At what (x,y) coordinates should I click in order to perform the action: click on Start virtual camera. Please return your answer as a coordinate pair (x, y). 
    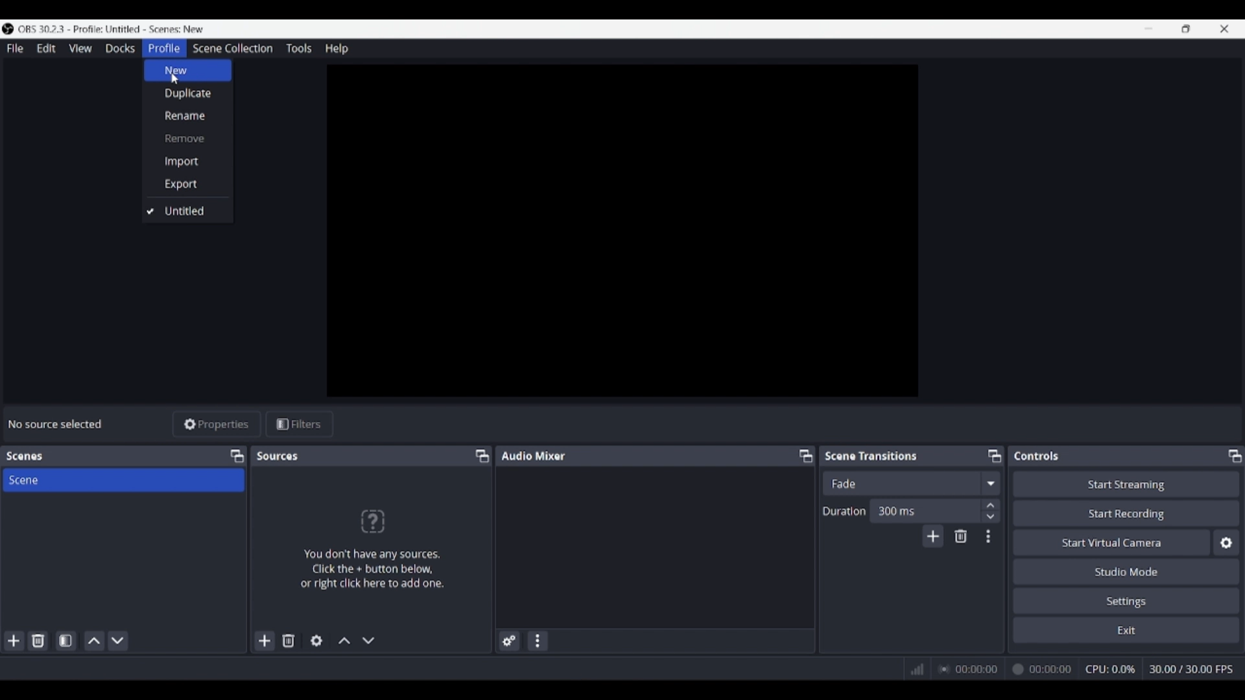
    Looking at the image, I should click on (1111, 542).